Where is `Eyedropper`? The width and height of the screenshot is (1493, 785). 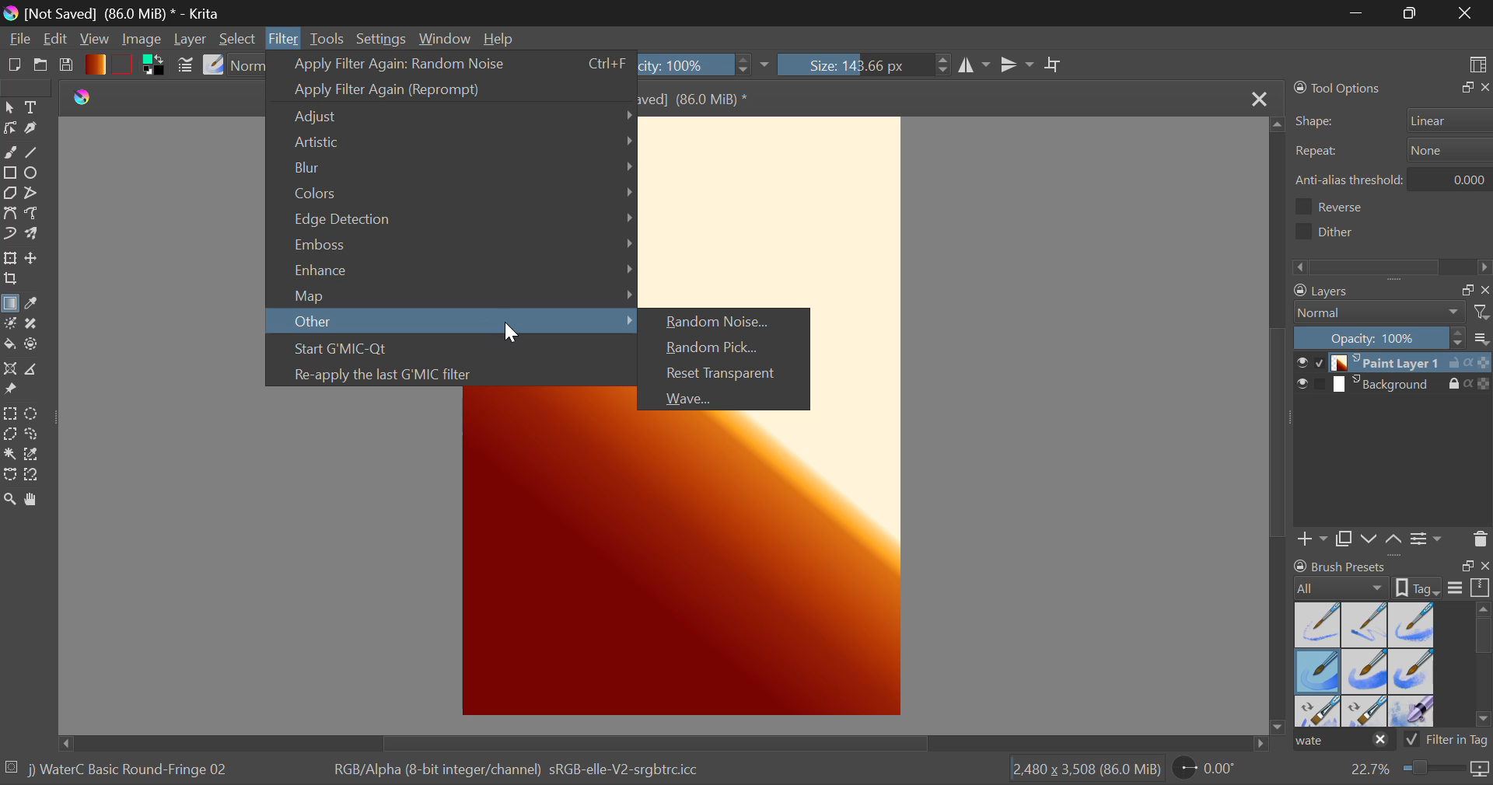
Eyedropper is located at coordinates (37, 305).